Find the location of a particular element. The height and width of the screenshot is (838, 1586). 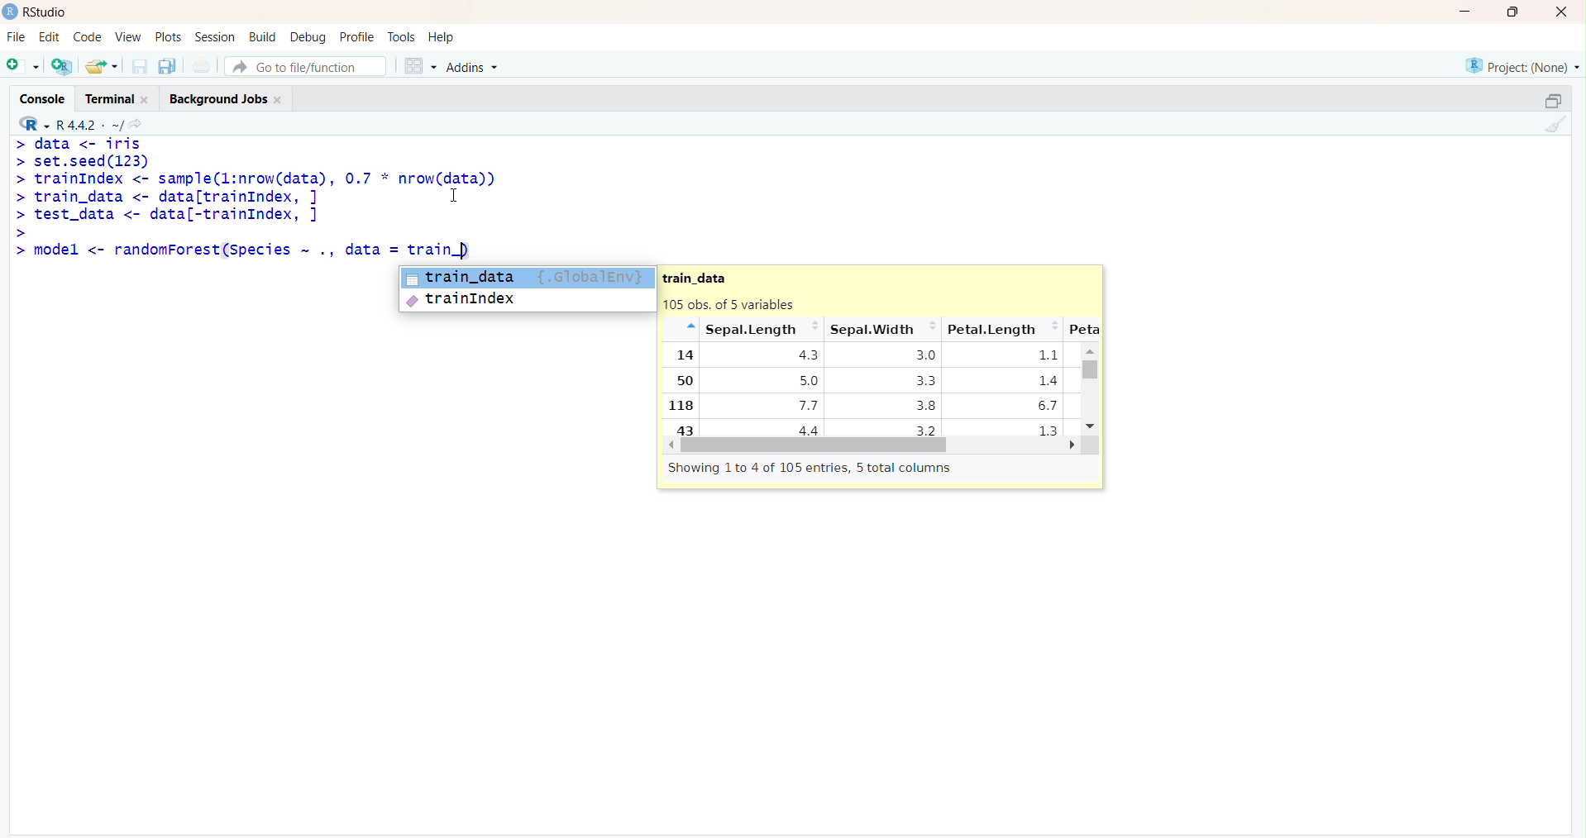

Profile is located at coordinates (356, 36).